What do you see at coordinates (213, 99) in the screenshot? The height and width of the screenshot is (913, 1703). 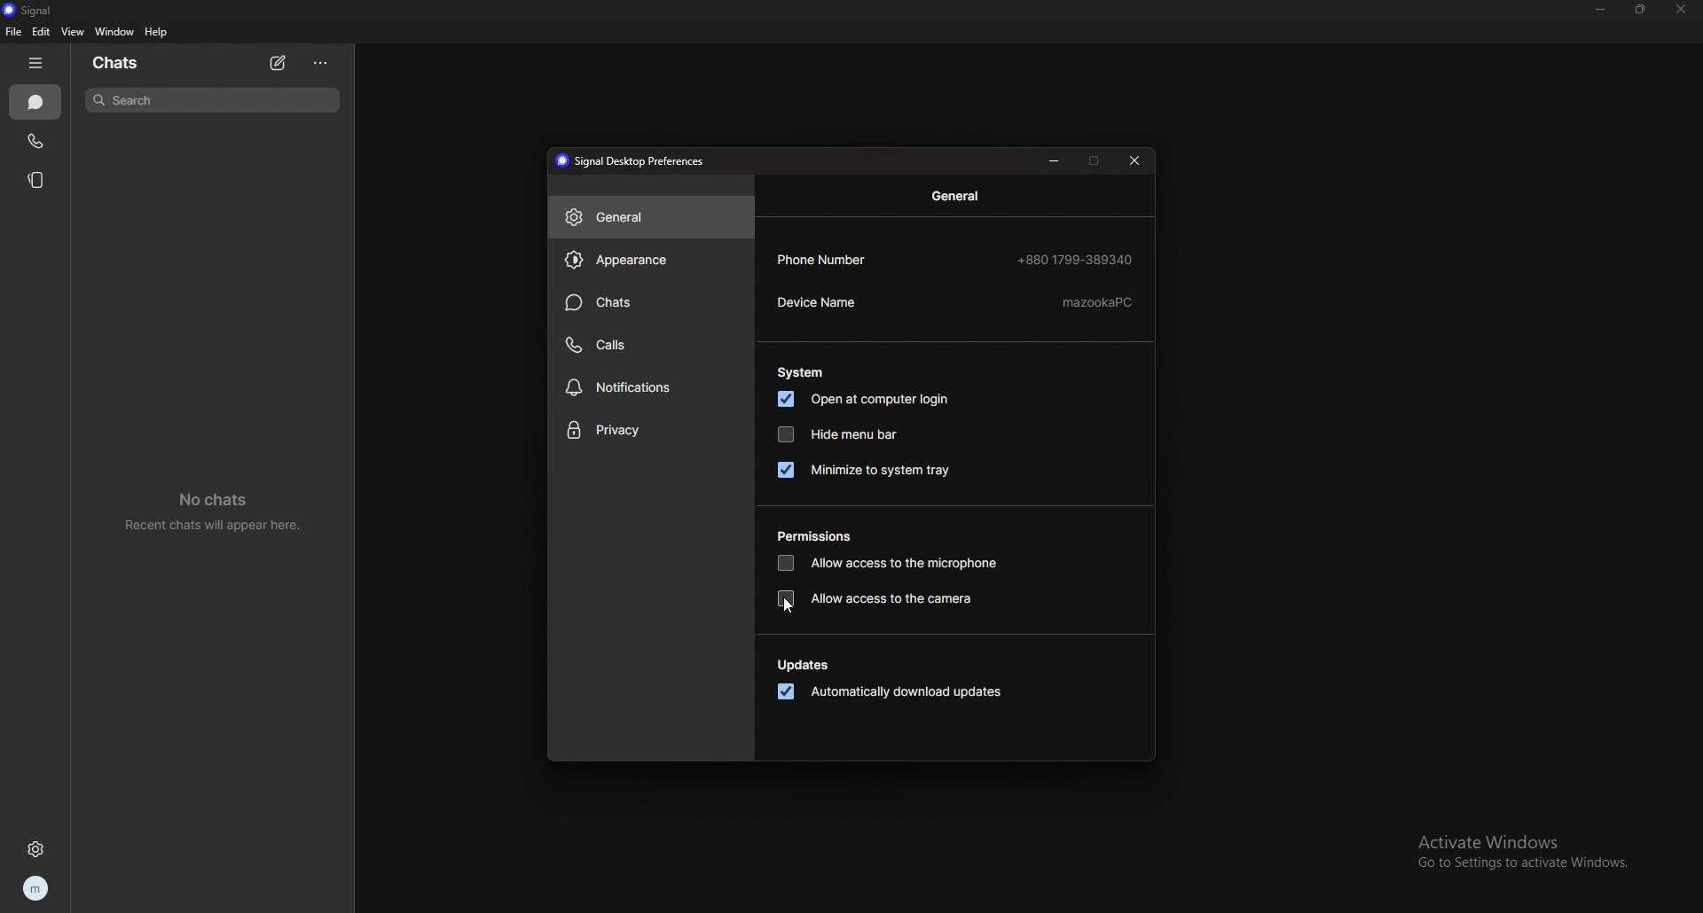 I see `search` at bounding box center [213, 99].